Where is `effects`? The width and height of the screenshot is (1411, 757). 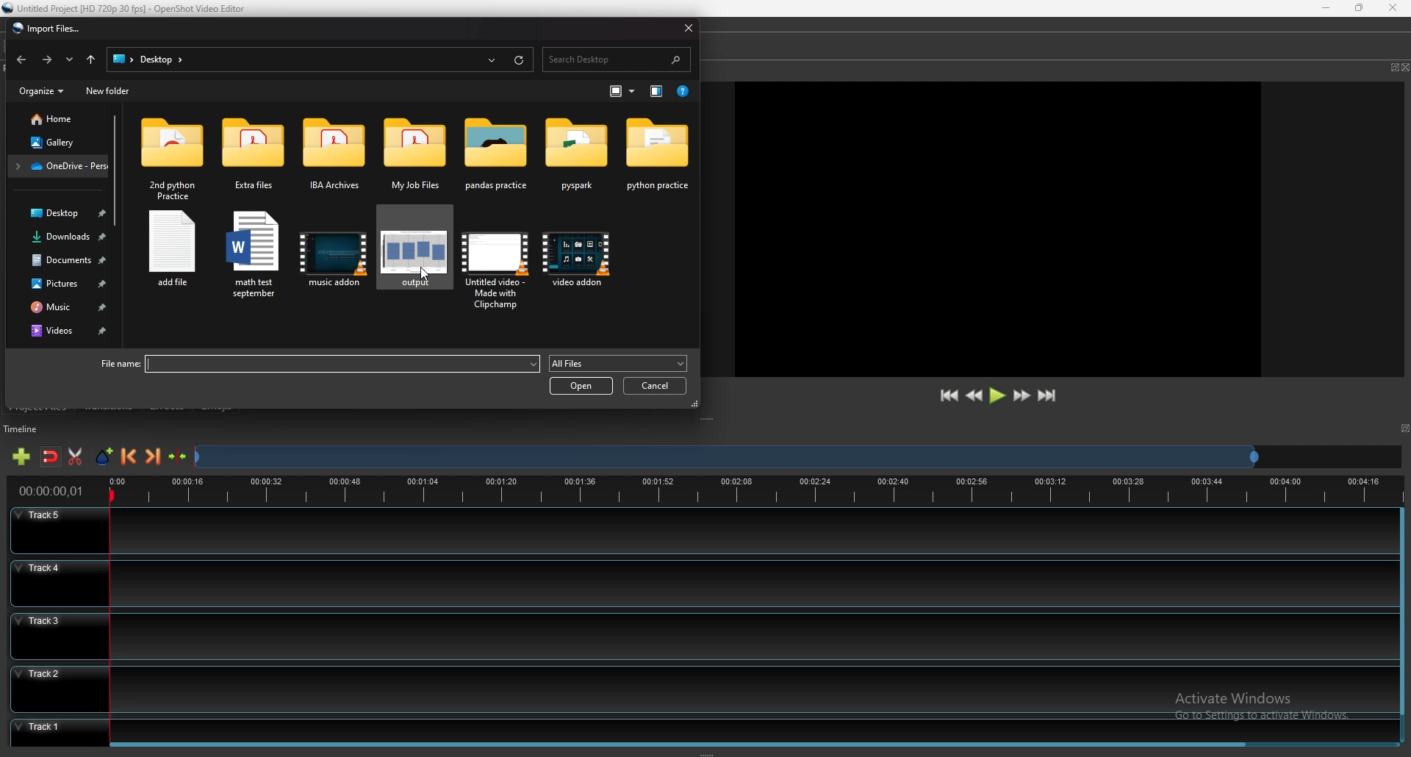
effects is located at coordinates (168, 406).